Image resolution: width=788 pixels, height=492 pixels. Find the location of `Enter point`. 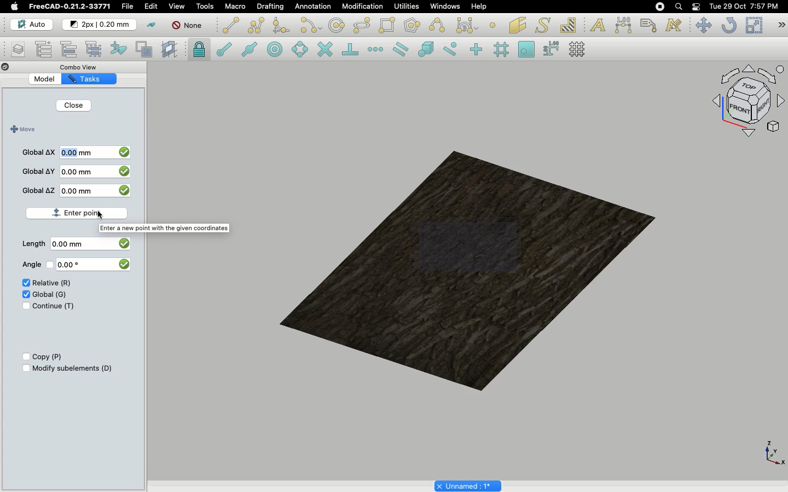

Enter point is located at coordinates (81, 211).